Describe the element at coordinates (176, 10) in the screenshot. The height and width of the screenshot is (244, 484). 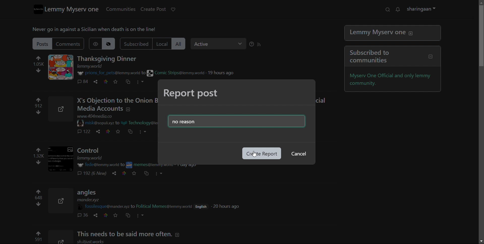
I see `donate to lemmy` at that location.